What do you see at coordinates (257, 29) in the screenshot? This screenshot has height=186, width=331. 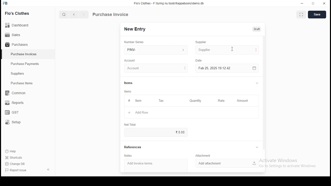 I see `draft` at bounding box center [257, 29].